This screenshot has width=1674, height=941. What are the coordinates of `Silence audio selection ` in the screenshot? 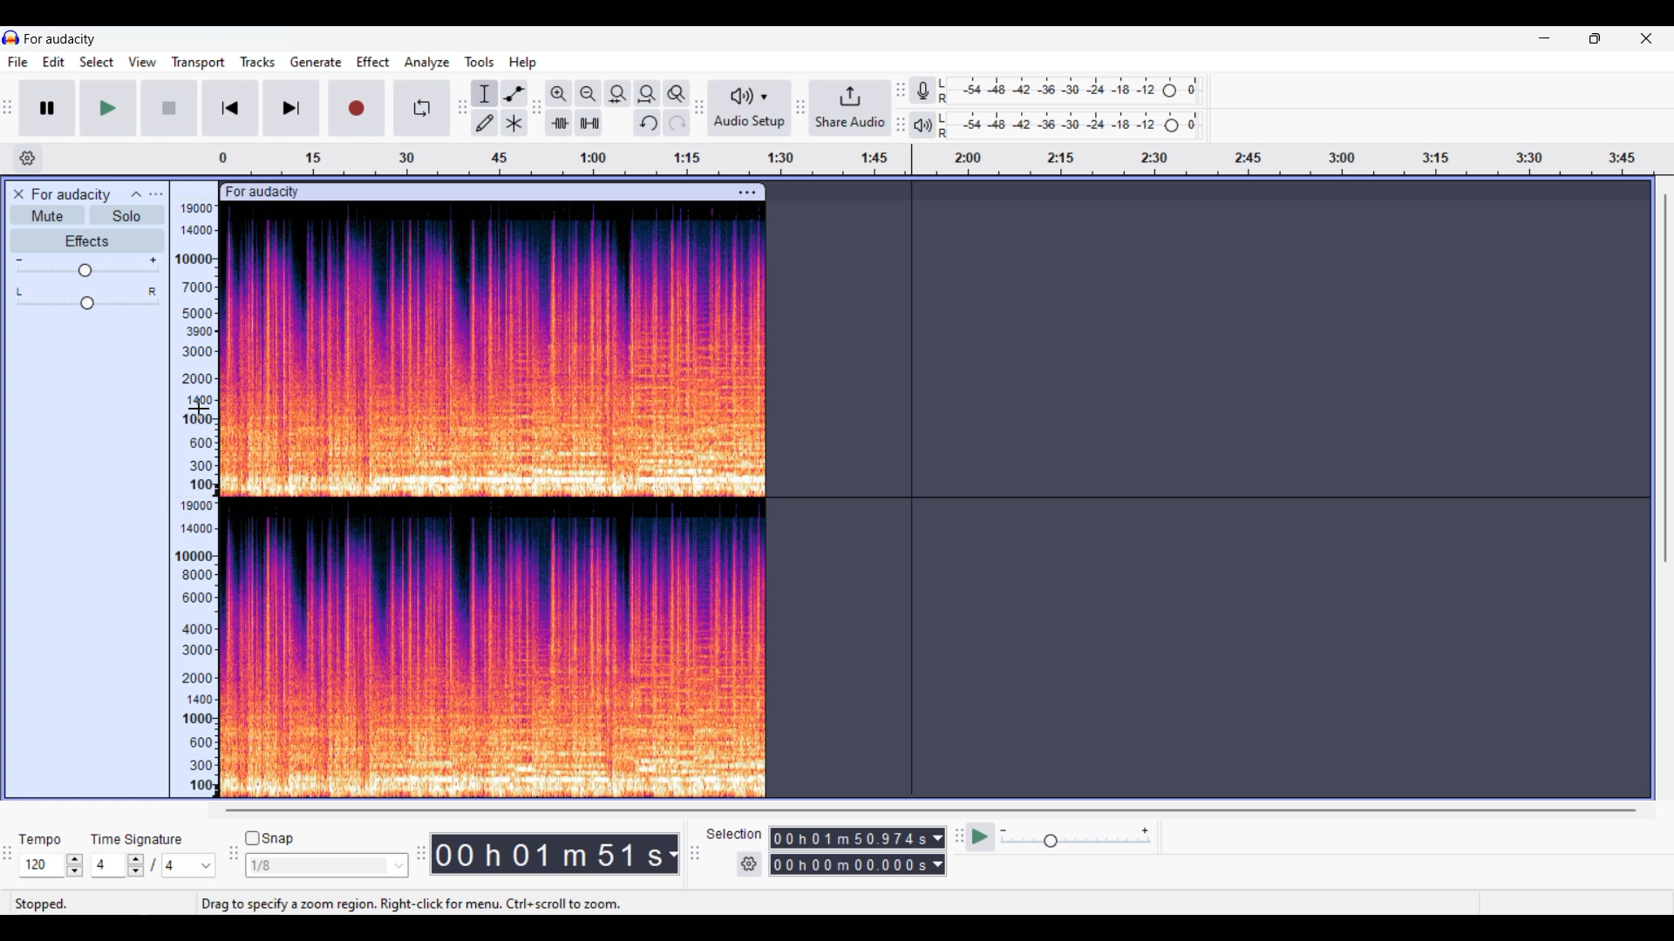 It's located at (589, 123).